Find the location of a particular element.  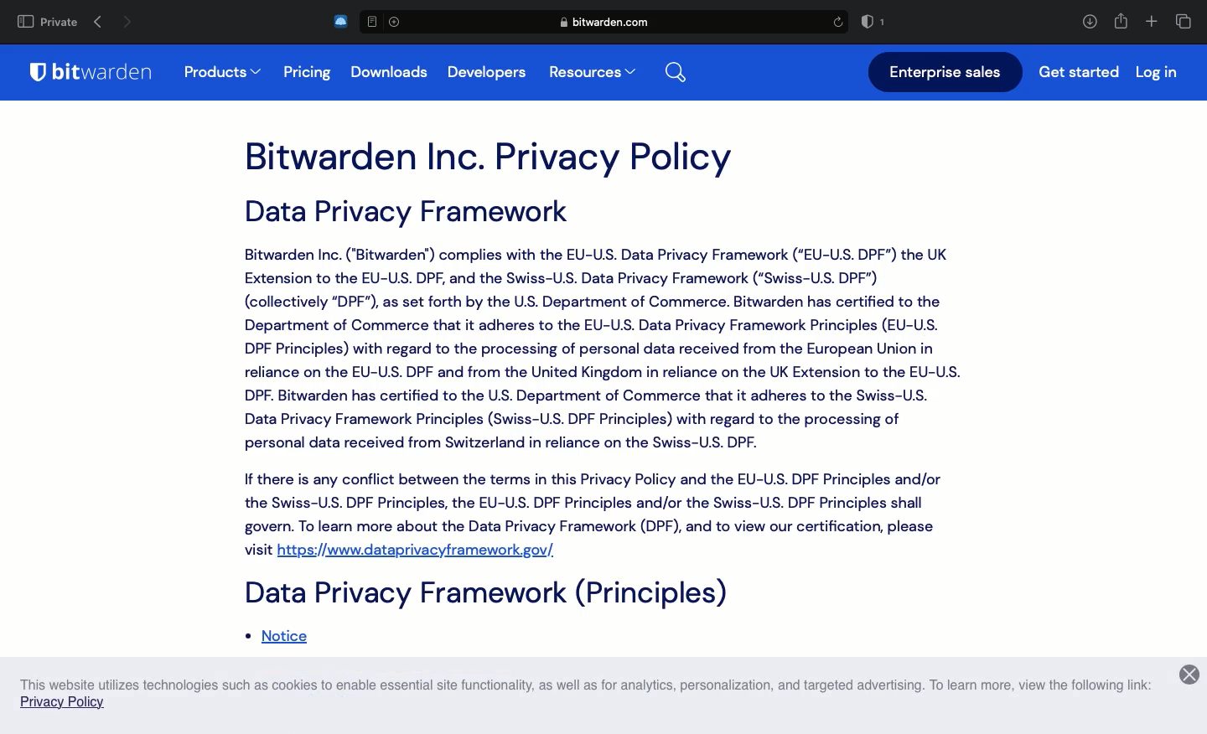

Add tab is located at coordinates (1151, 22).